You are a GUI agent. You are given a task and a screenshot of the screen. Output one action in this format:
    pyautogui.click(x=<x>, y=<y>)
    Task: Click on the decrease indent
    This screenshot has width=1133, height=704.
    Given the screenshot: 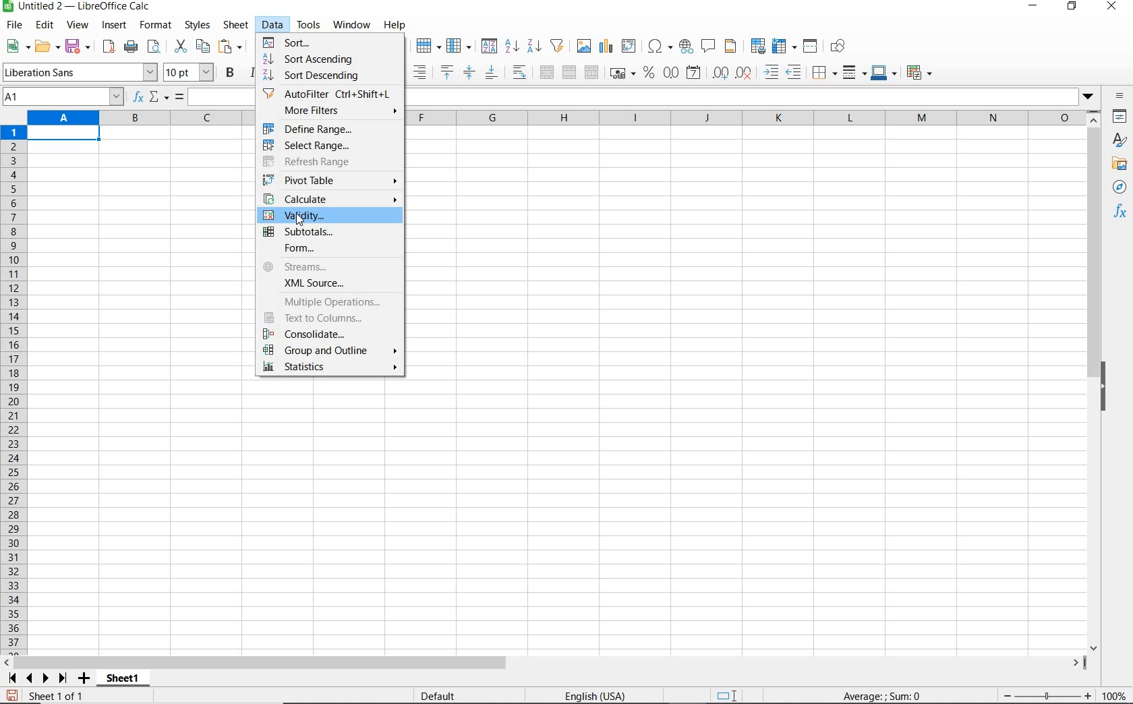 What is the action you would take?
    pyautogui.click(x=797, y=72)
    